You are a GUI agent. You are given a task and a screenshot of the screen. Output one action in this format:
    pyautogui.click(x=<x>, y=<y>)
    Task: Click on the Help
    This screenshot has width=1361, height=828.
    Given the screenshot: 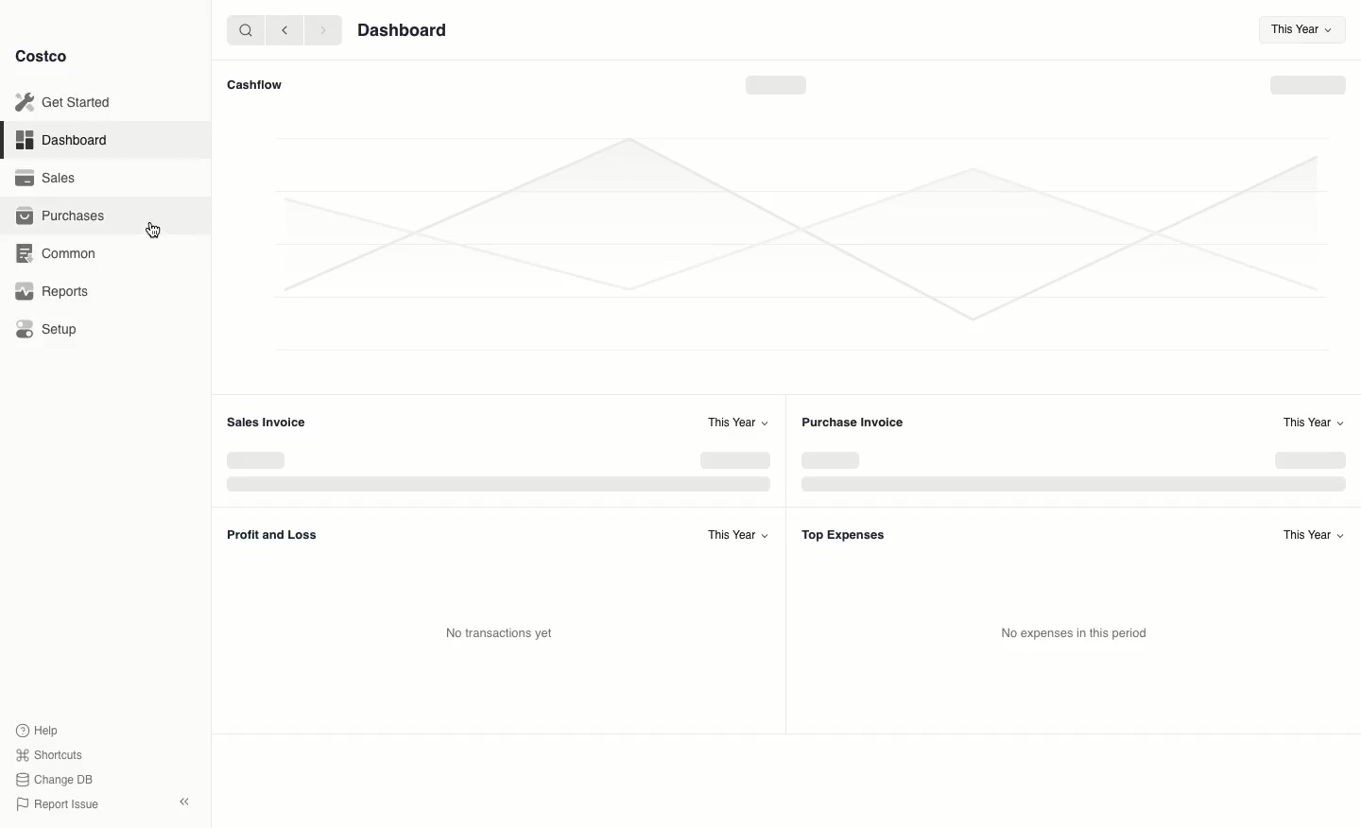 What is the action you would take?
    pyautogui.click(x=37, y=729)
    